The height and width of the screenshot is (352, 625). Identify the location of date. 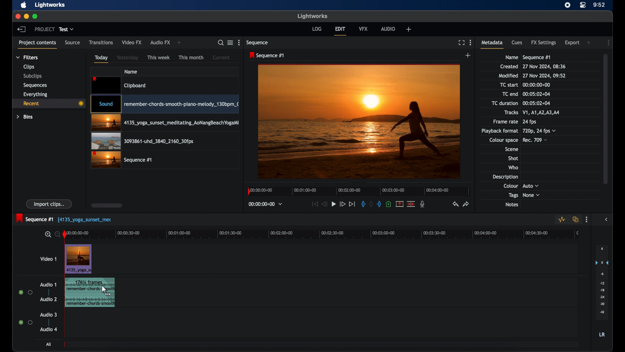
(545, 66).